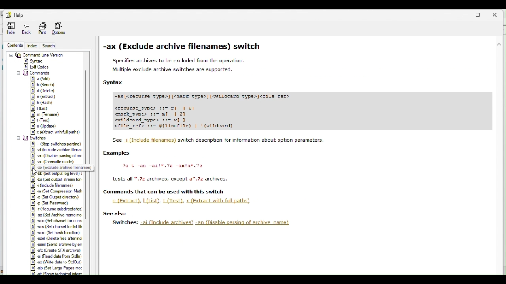 Image resolution: width=506 pixels, height=284 pixels. What do you see at coordinates (34, 73) in the screenshot?
I see `= (3 Commands` at bounding box center [34, 73].